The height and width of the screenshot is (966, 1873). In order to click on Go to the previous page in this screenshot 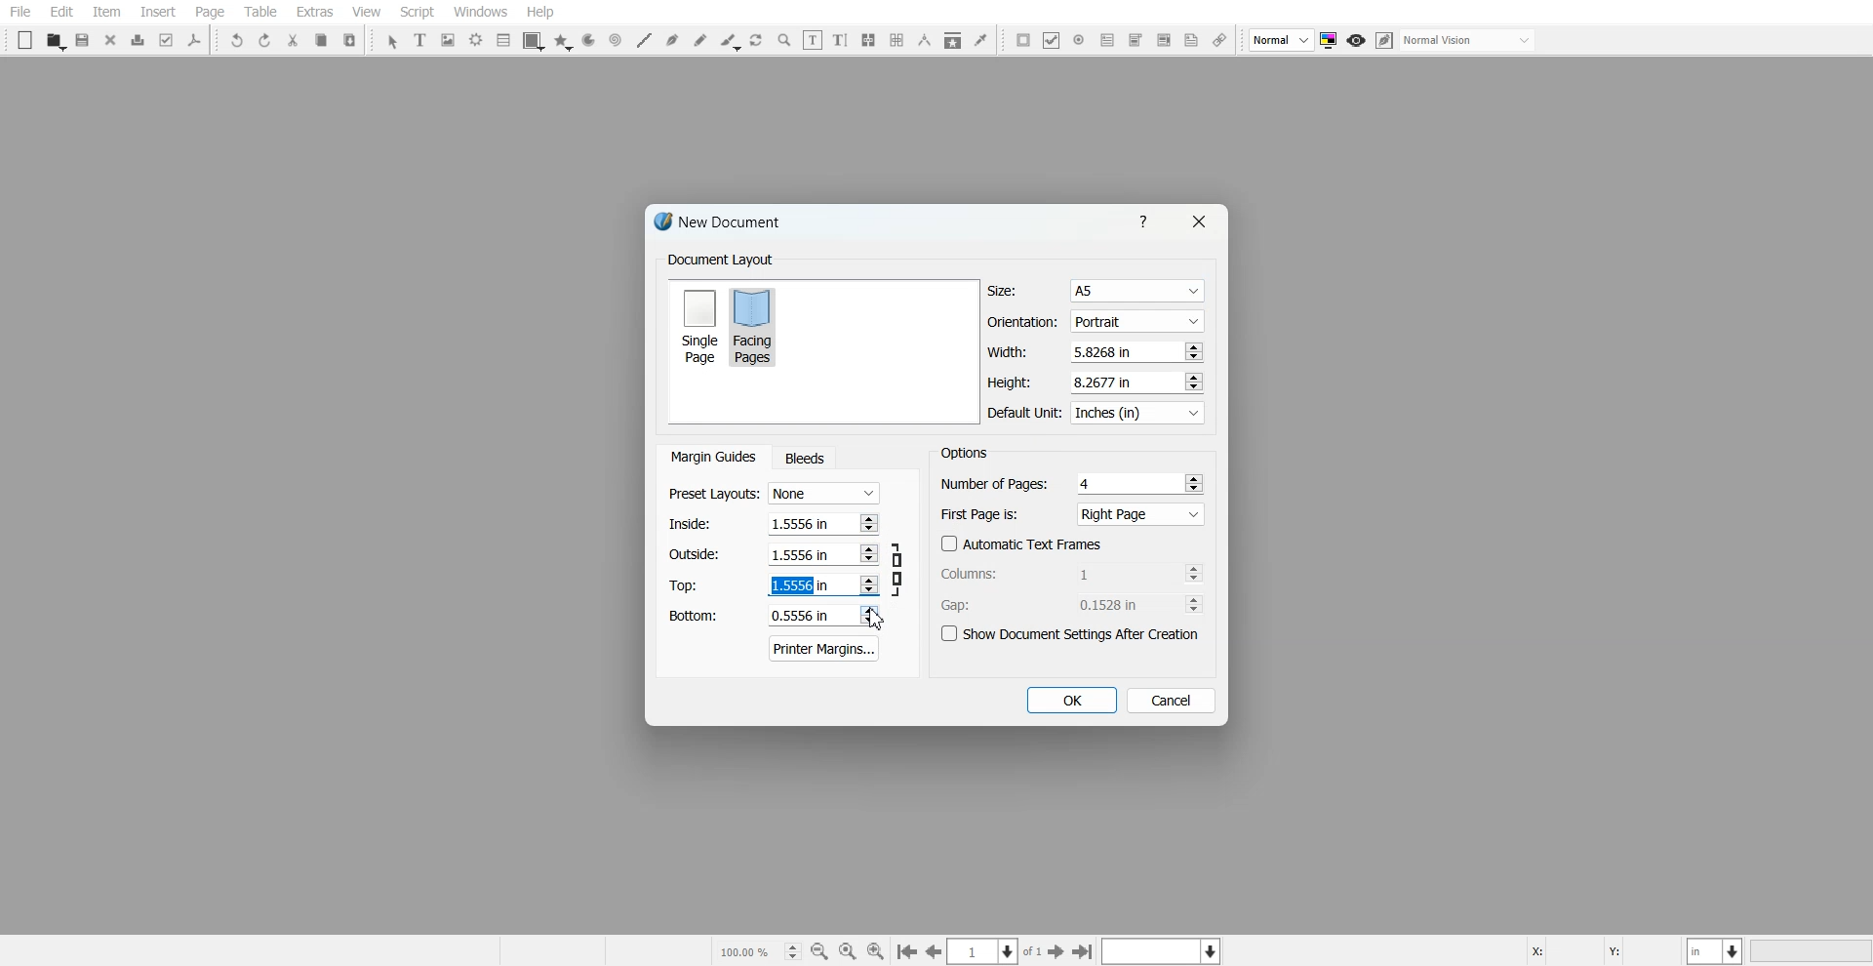, I will do `click(934, 951)`.